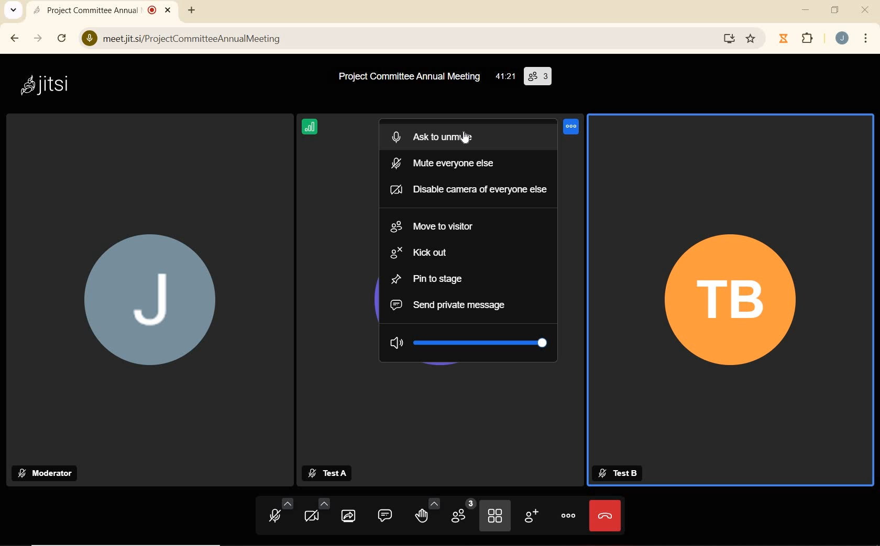  I want to click on MICROPHONE, so click(281, 513).